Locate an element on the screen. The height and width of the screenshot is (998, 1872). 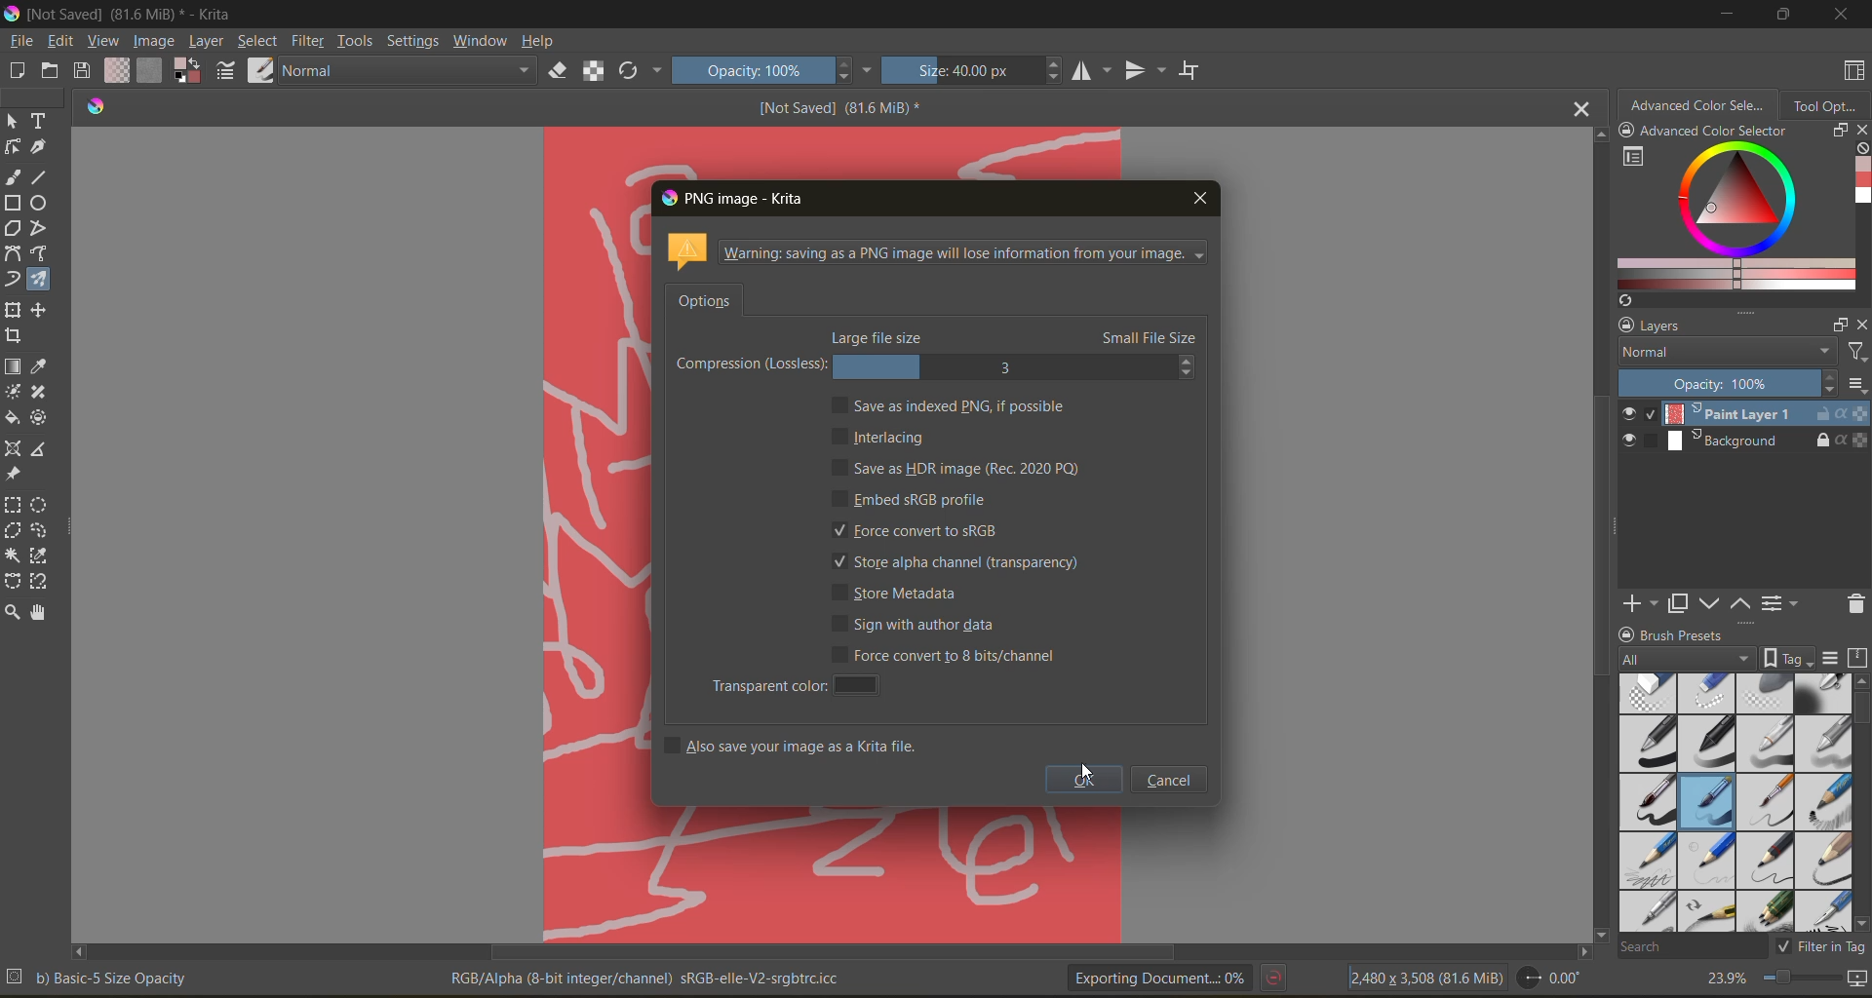
tool is located at coordinates (41, 309).